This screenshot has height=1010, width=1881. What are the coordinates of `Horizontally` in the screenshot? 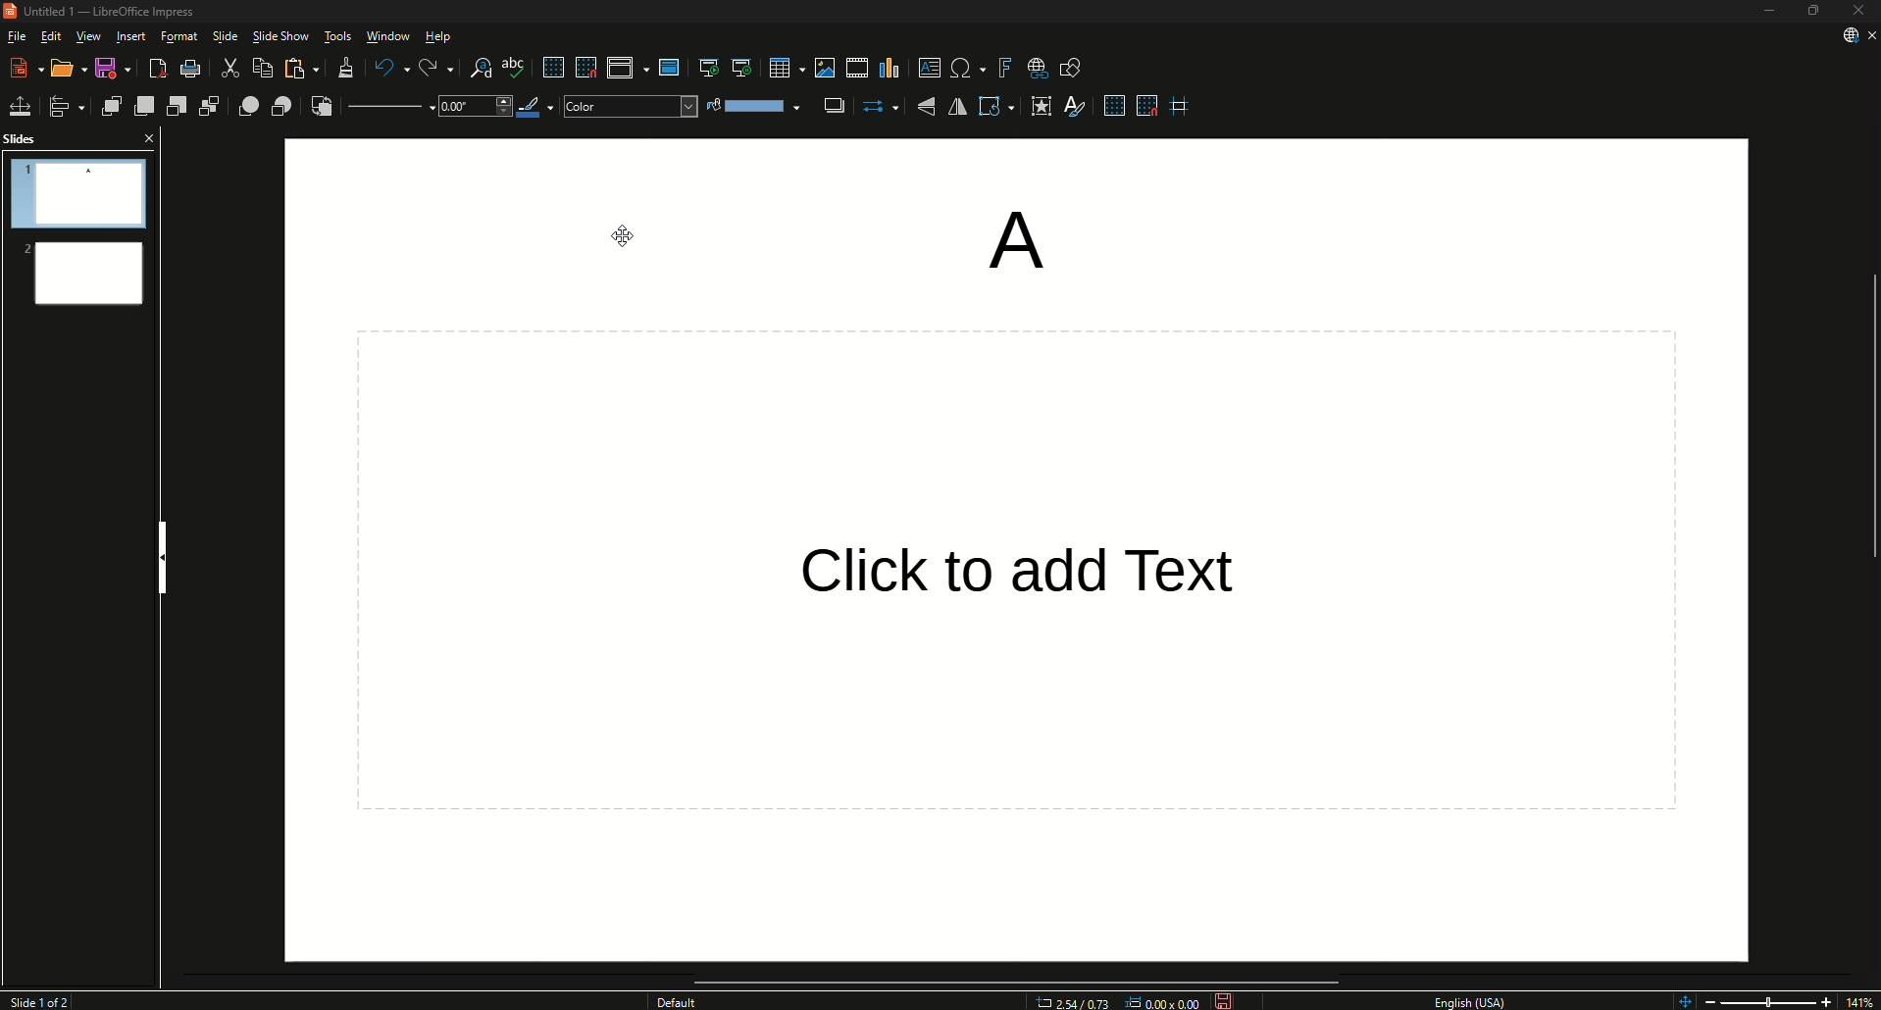 It's located at (961, 106).